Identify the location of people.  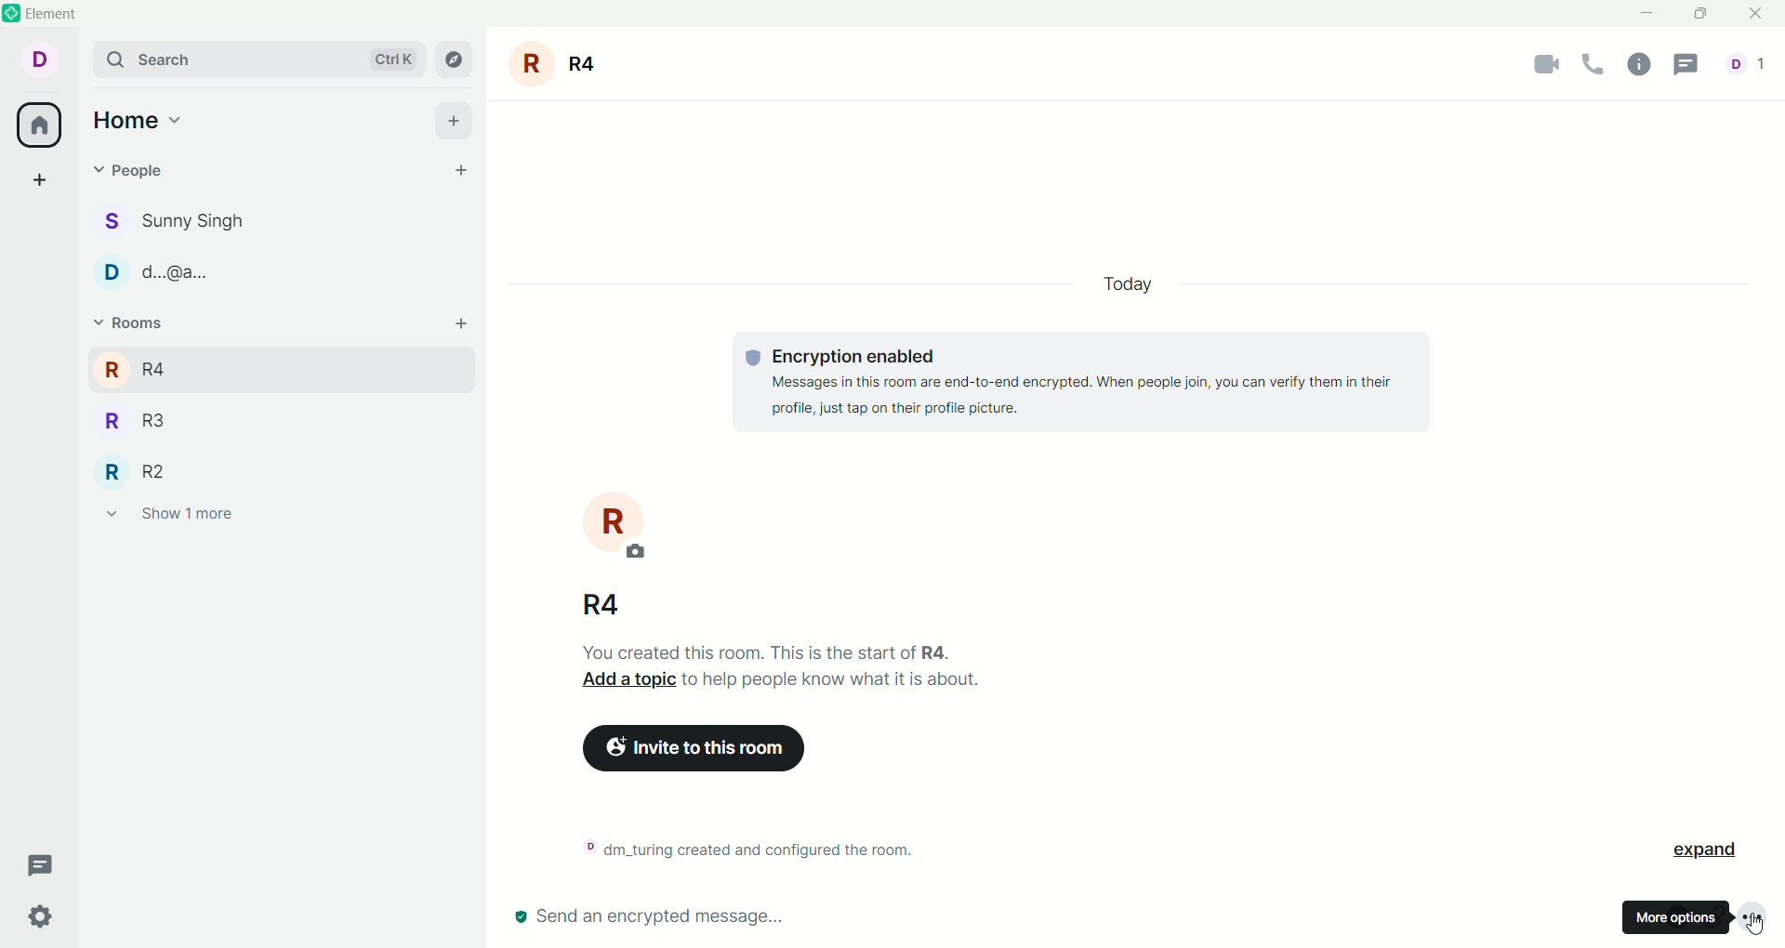
(136, 170).